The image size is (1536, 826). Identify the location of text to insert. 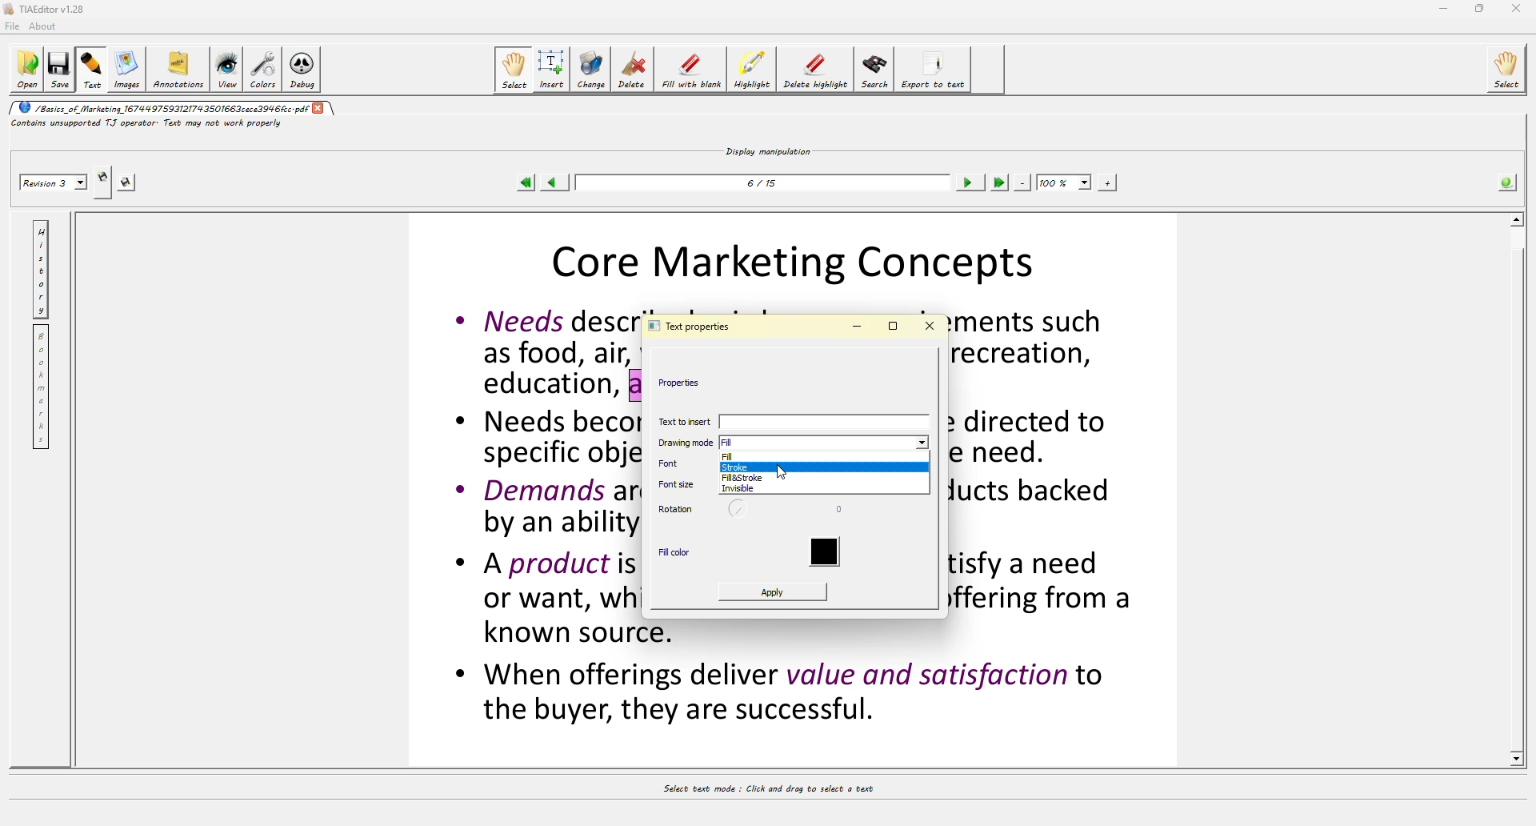
(683, 420).